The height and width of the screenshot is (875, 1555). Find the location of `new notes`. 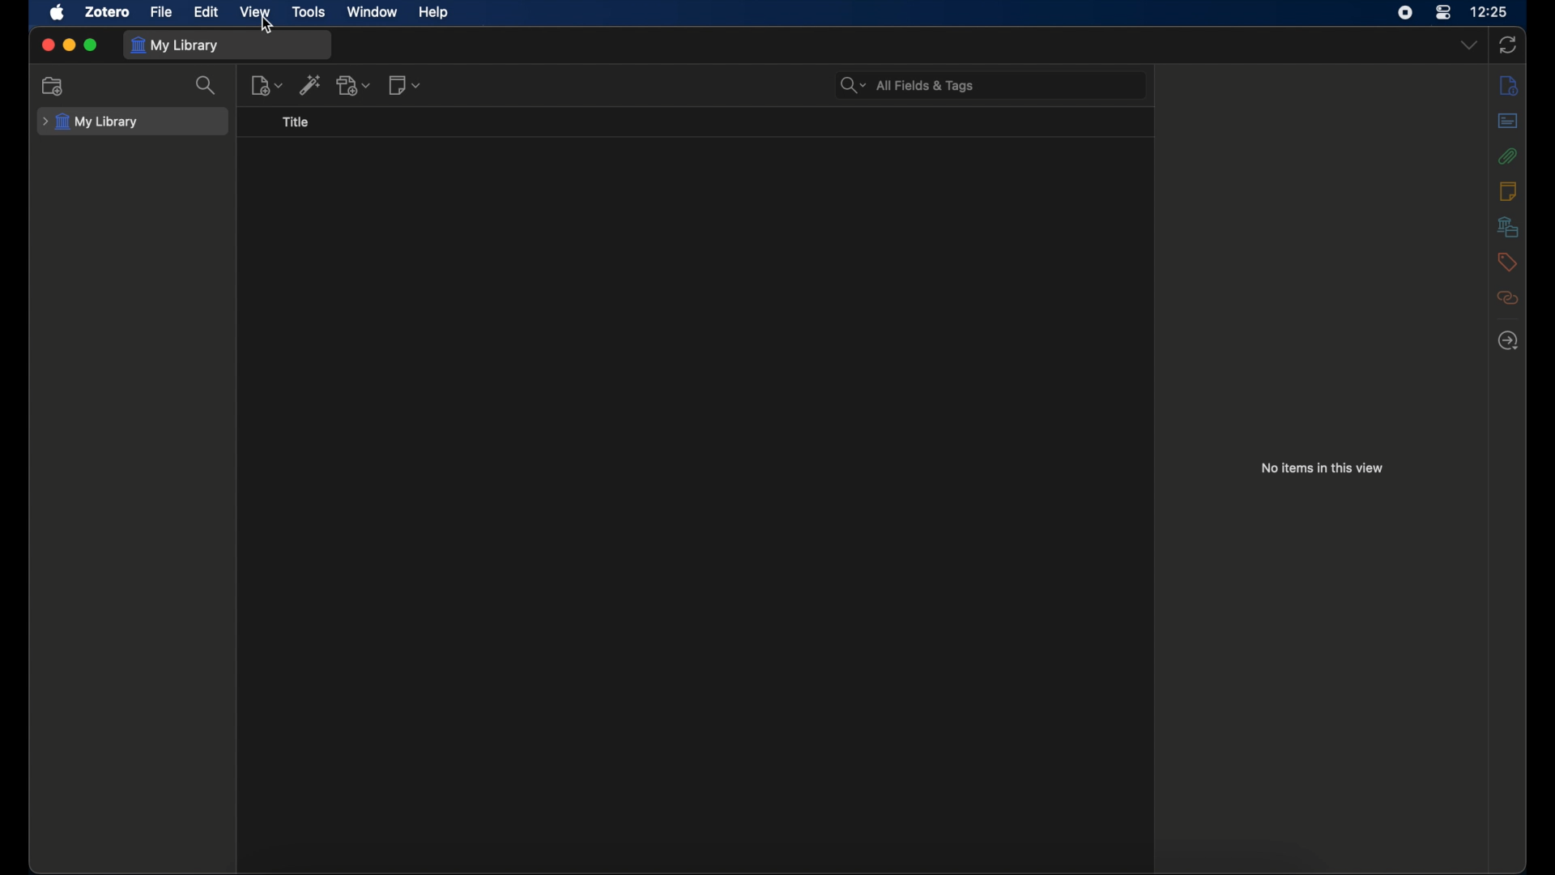

new notes is located at coordinates (405, 85).